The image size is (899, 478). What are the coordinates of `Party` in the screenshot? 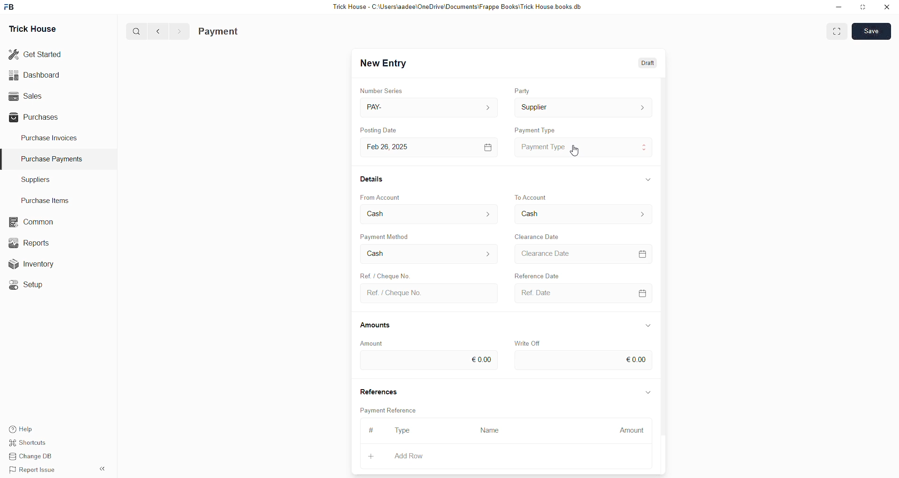 It's located at (583, 108).